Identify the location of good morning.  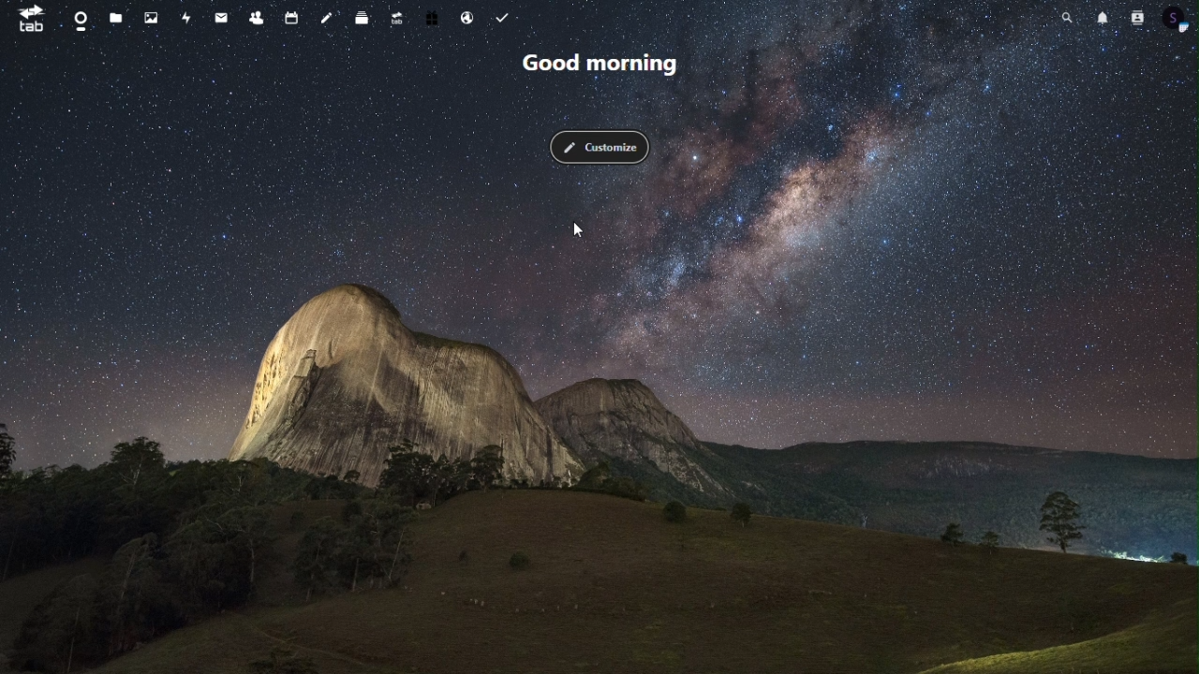
(601, 66).